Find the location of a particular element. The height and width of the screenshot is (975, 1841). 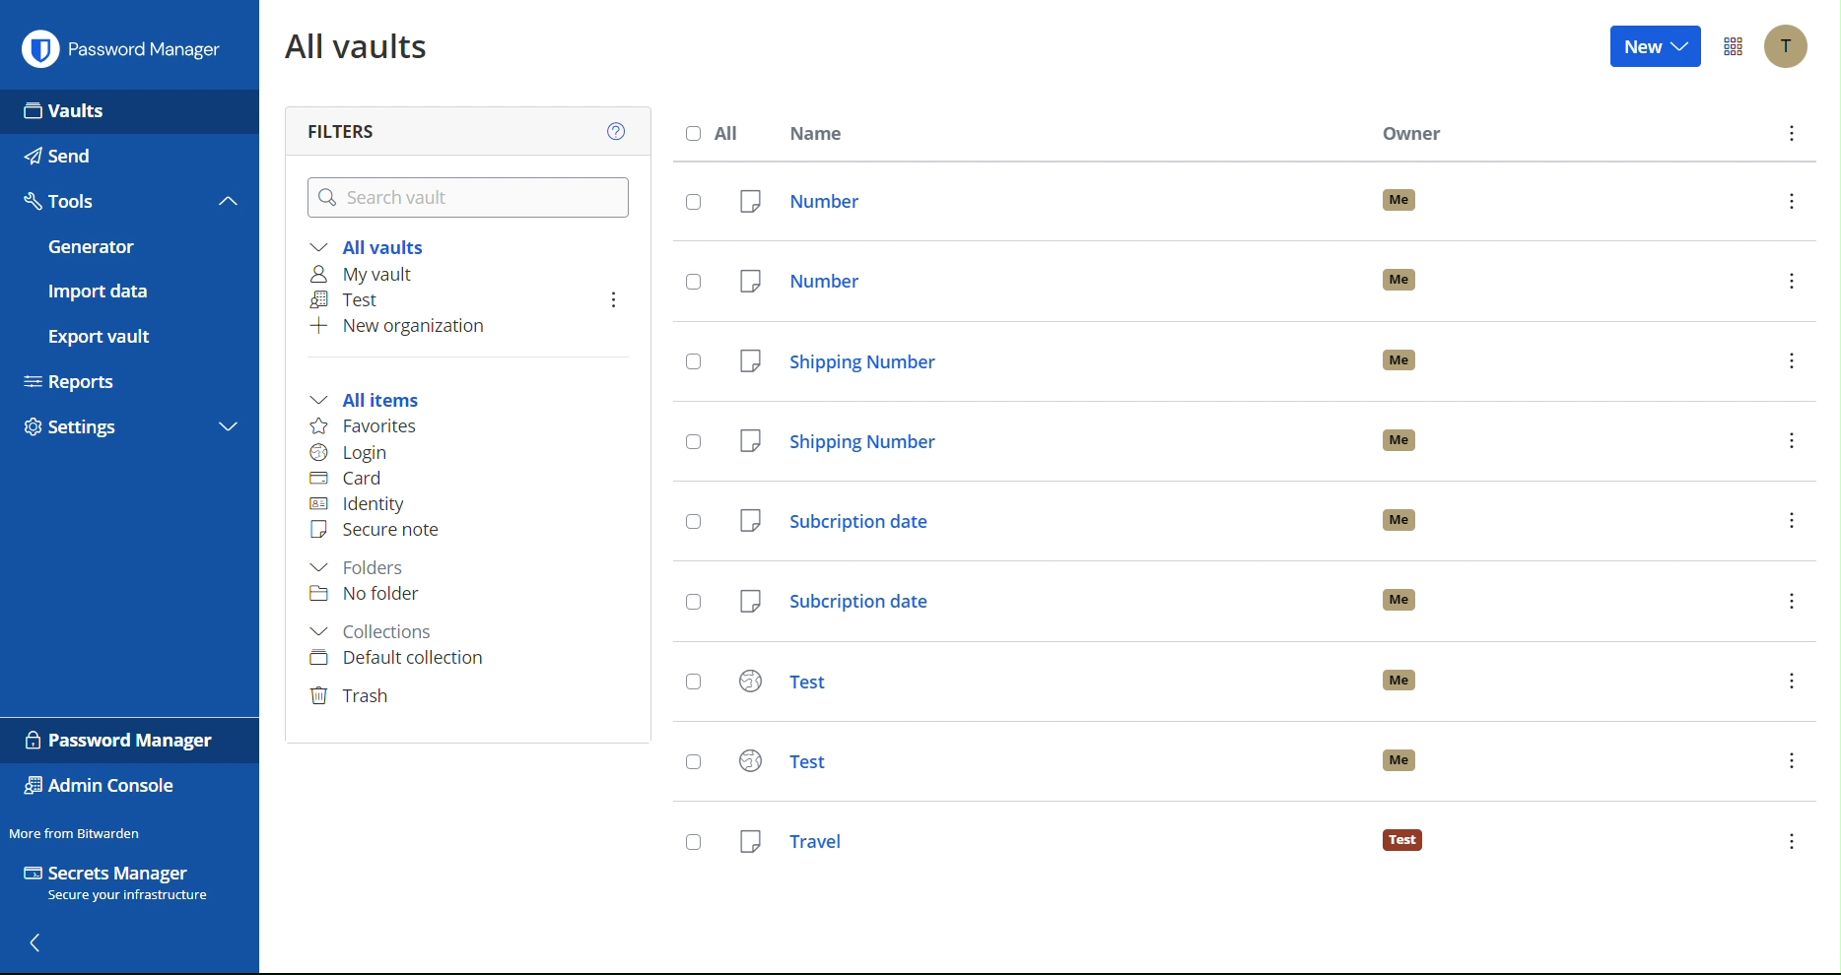

Default collection is located at coordinates (401, 659).